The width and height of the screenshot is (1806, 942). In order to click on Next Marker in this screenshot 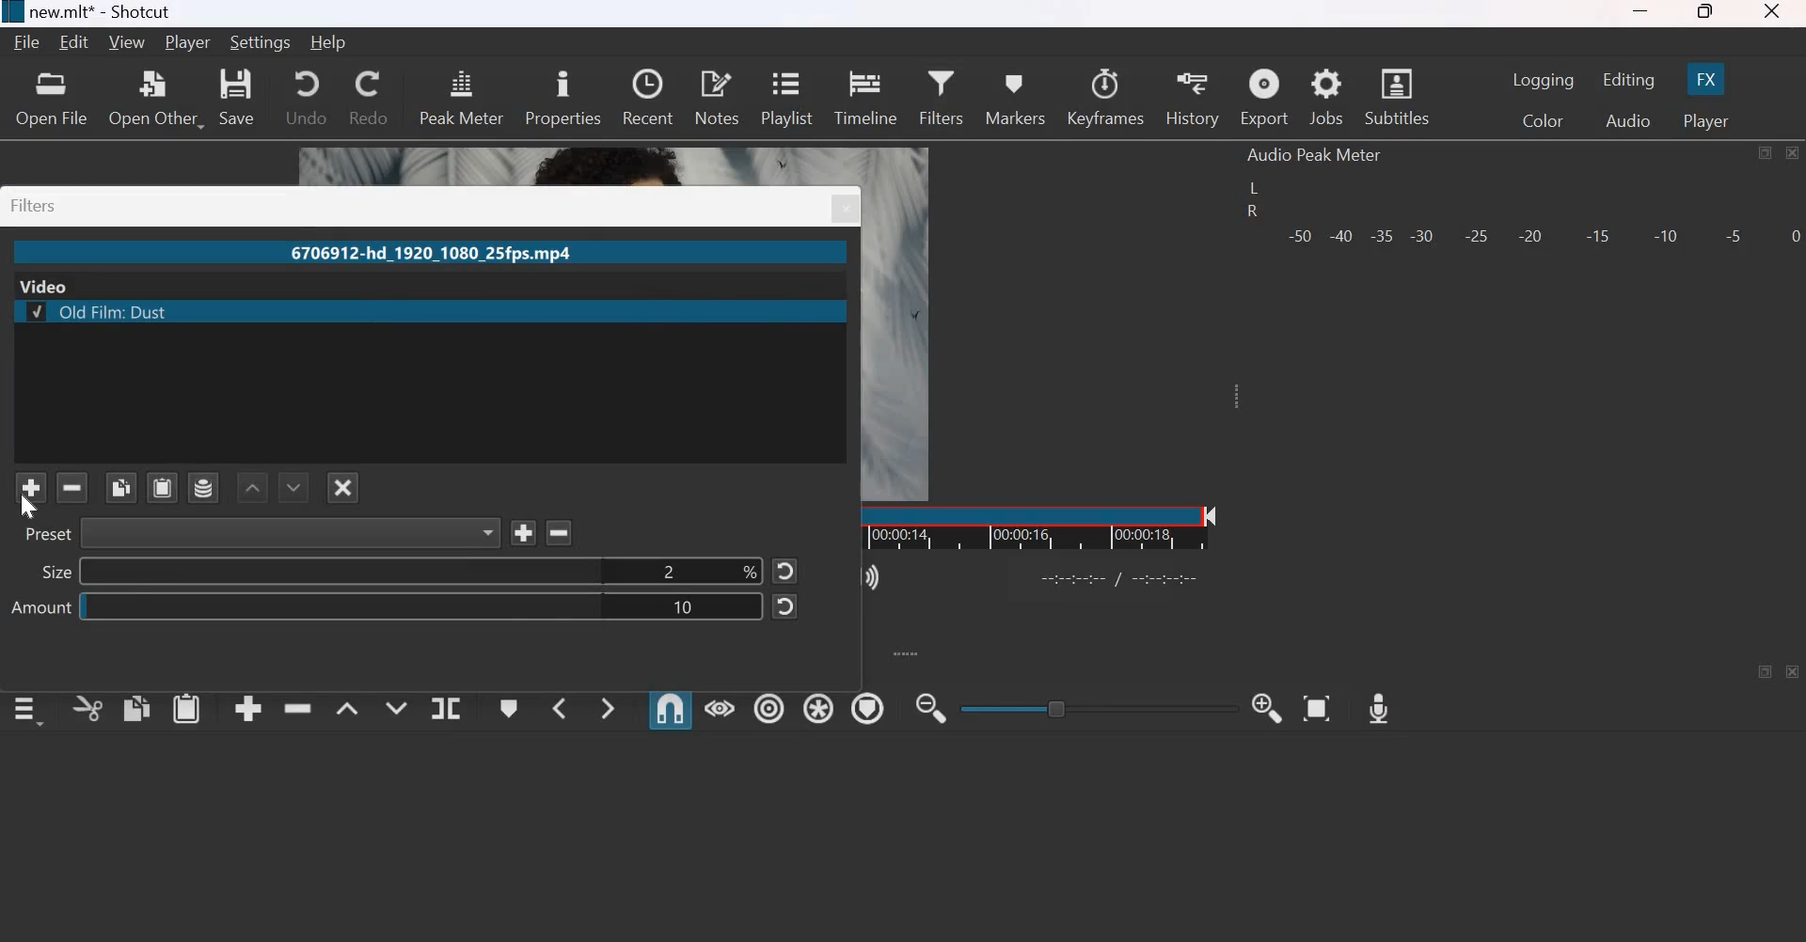, I will do `click(608, 708)`.